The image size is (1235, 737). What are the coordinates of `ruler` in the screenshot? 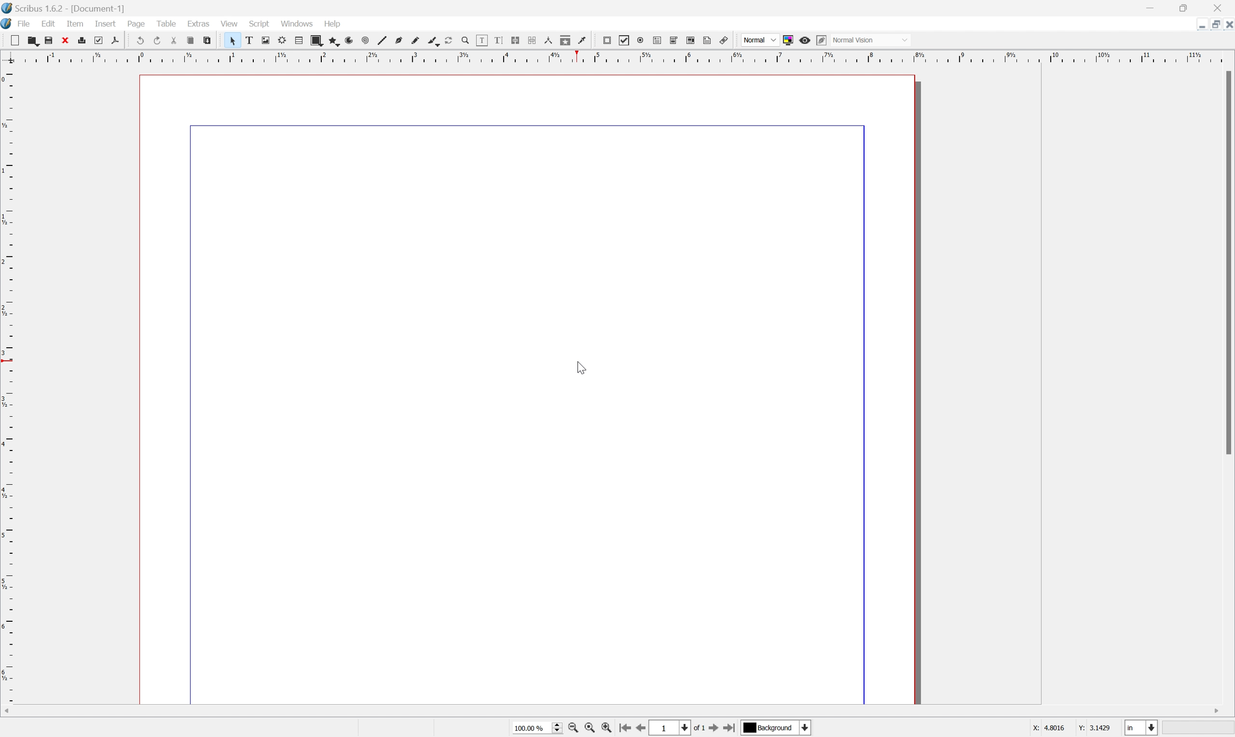 It's located at (618, 57).